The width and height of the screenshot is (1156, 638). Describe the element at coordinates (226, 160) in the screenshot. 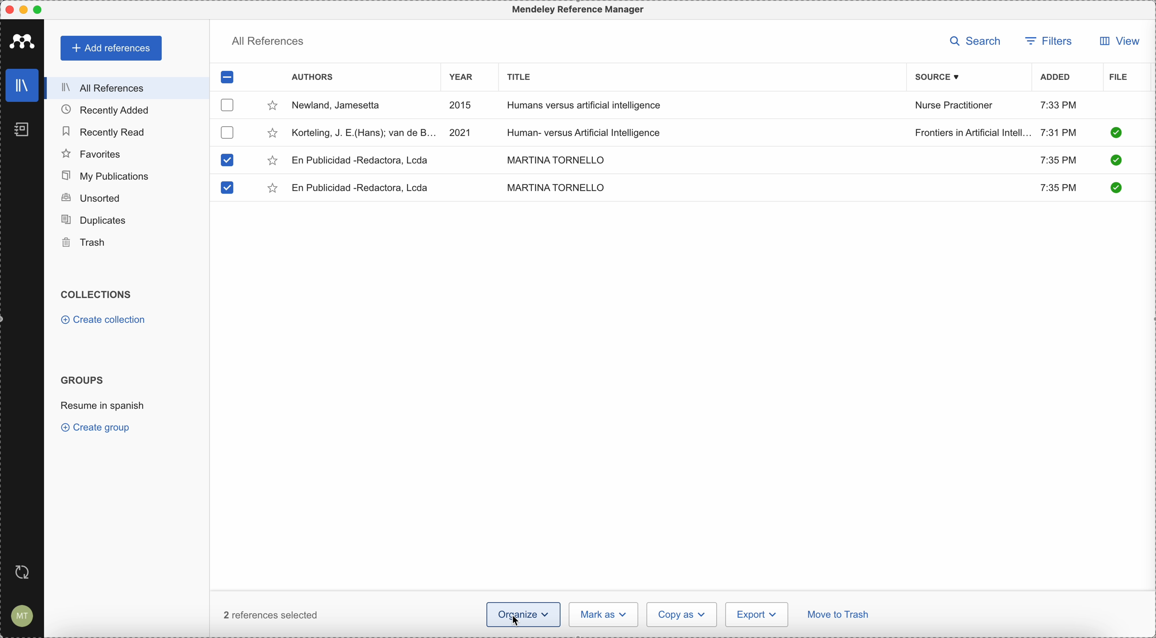

I see `checkbox selected` at that location.